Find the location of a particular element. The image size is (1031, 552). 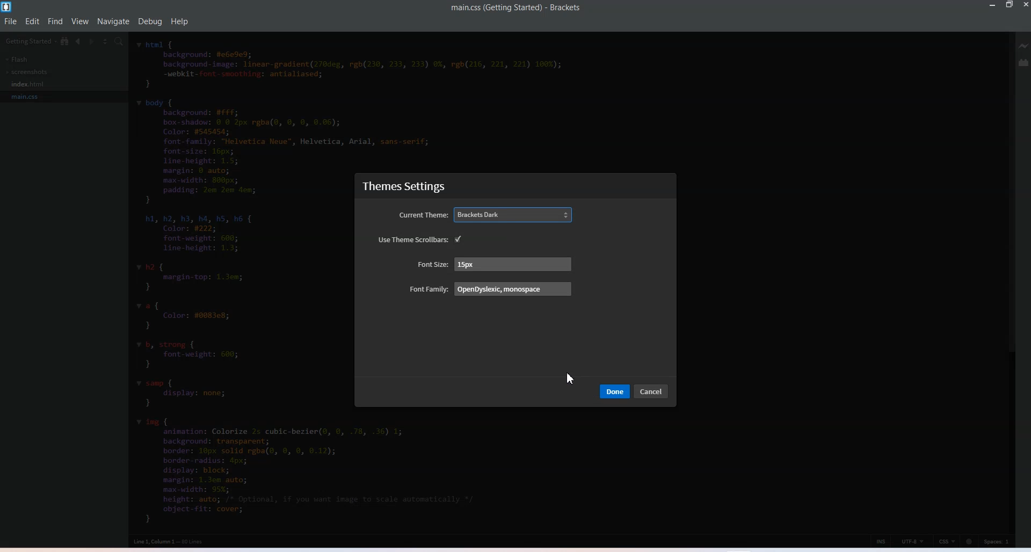

Navigate Backwards is located at coordinates (79, 41).